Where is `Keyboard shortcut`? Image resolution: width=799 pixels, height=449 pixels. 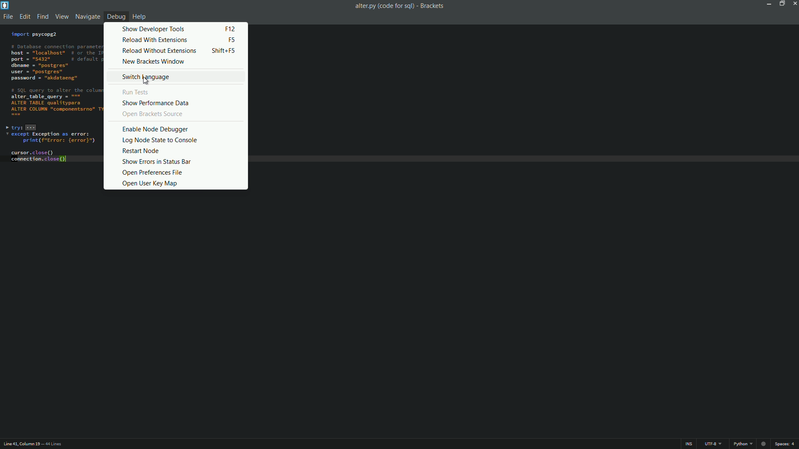 Keyboard shortcut is located at coordinates (226, 51).